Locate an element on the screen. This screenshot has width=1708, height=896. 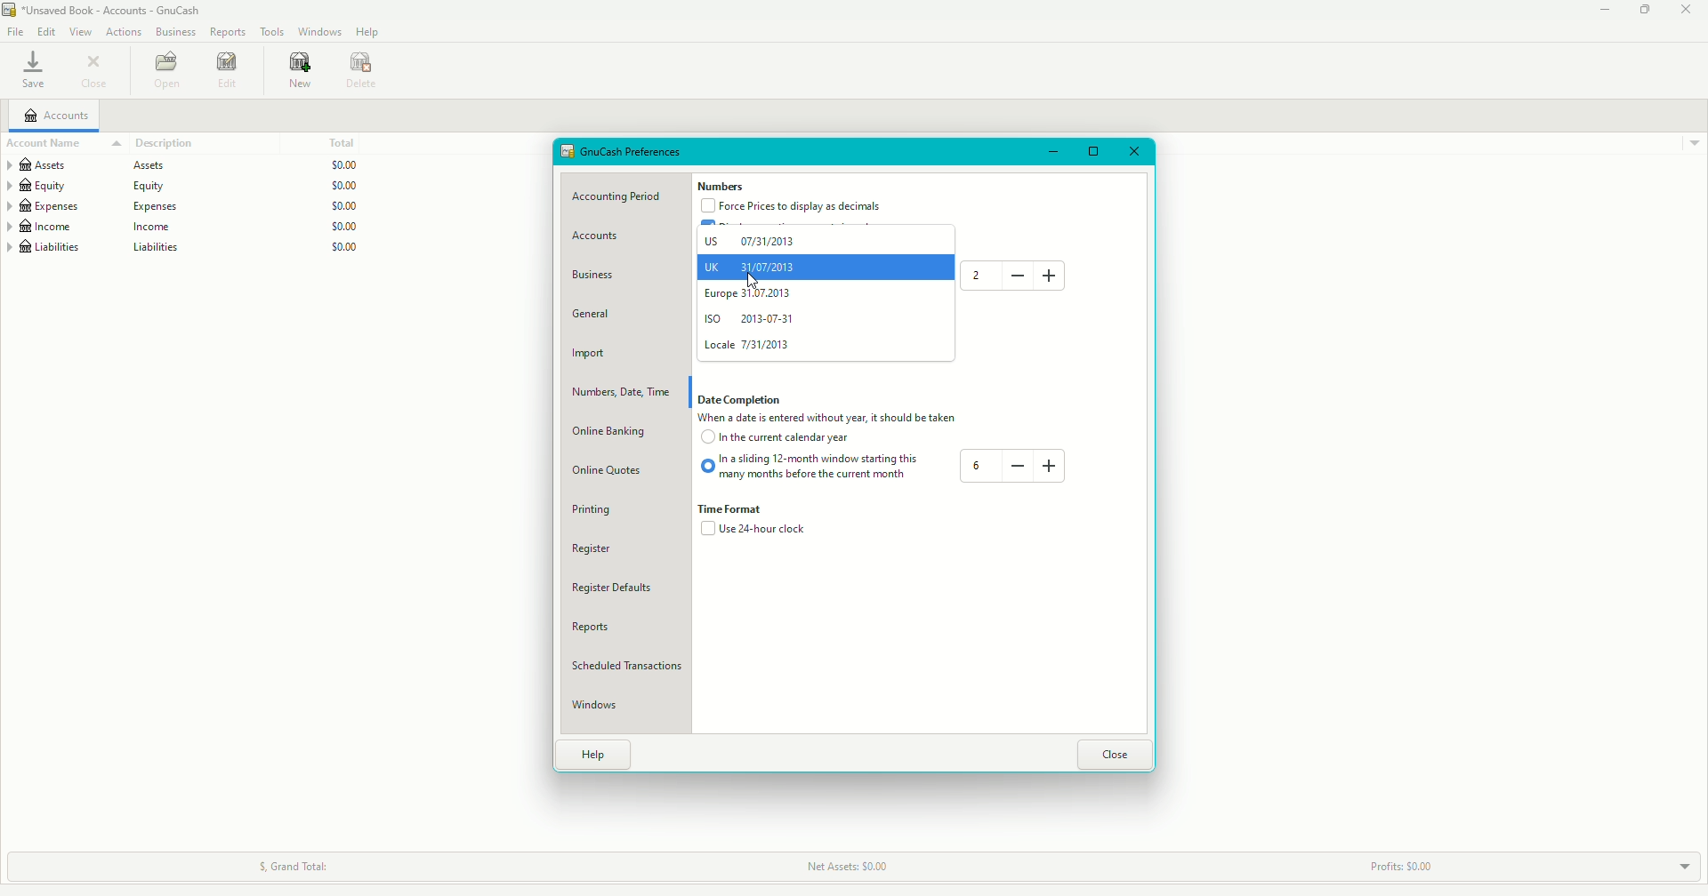
Restore is located at coordinates (1093, 149).